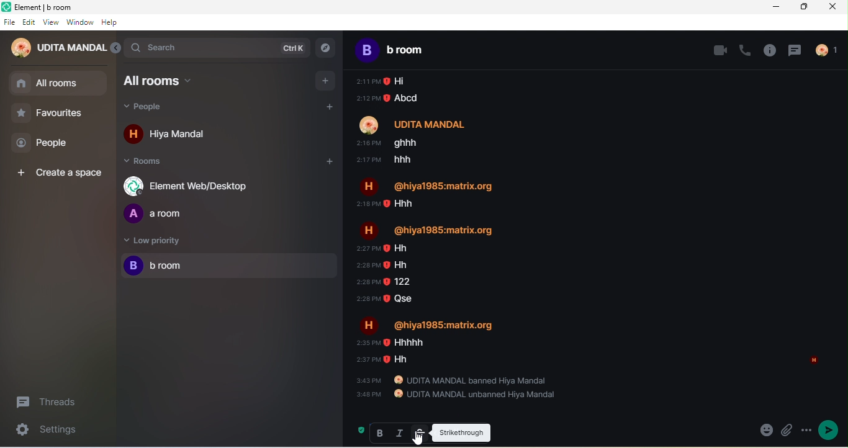 The image size is (848, 448). Describe the element at coordinates (62, 173) in the screenshot. I see `create a space` at that location.